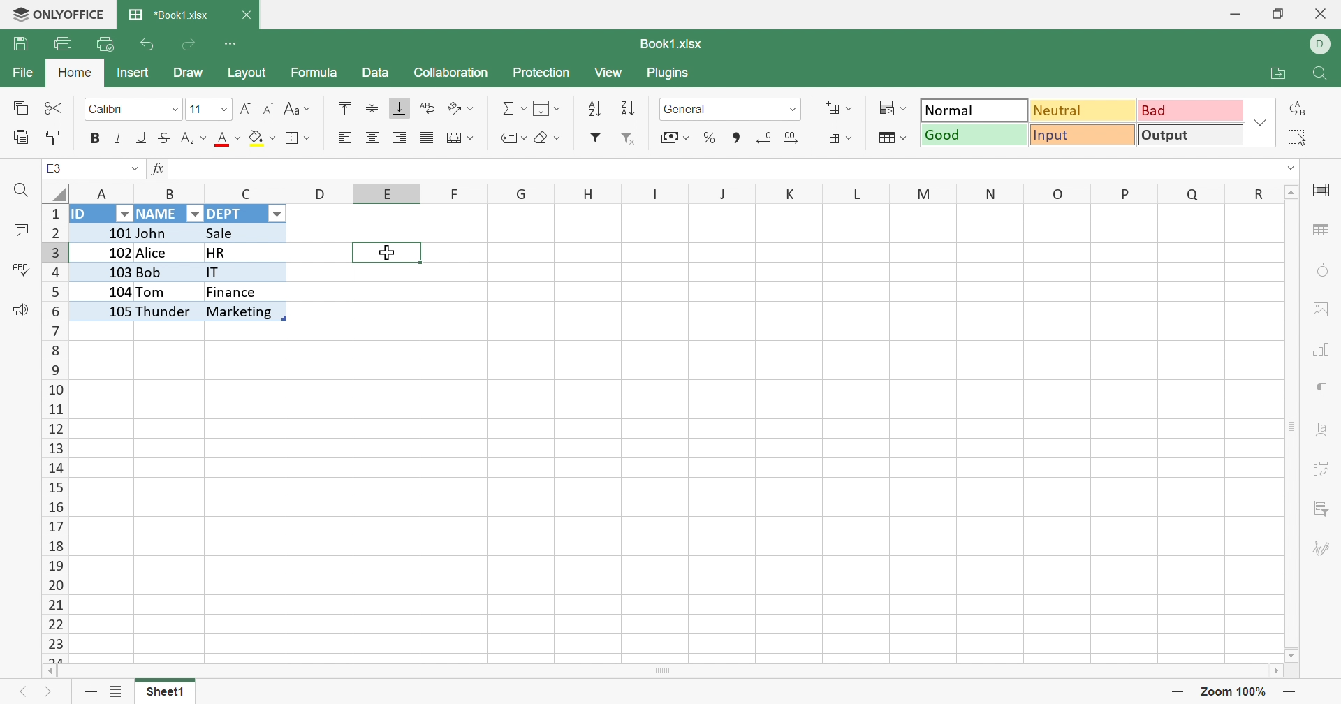 Image resolution: width=1341 pixels, height=704 pixels. What do you see at coordinates (1188, 135) in the screenshot?
I see `Output` at bounding box center [1188, 135].